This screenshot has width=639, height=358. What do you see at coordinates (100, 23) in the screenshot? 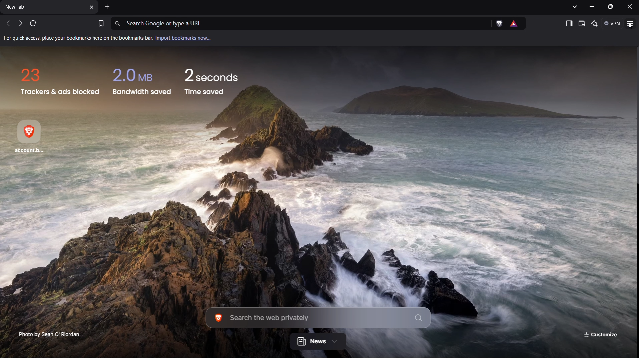
I see `Bookmark` at bounding box center [100, 23].